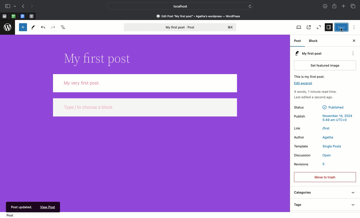 The width and height of the screenshot is (360, 218). Describe the element at coordinates (8, 27) in the screenshot. I see `wordpress logo` at that location.